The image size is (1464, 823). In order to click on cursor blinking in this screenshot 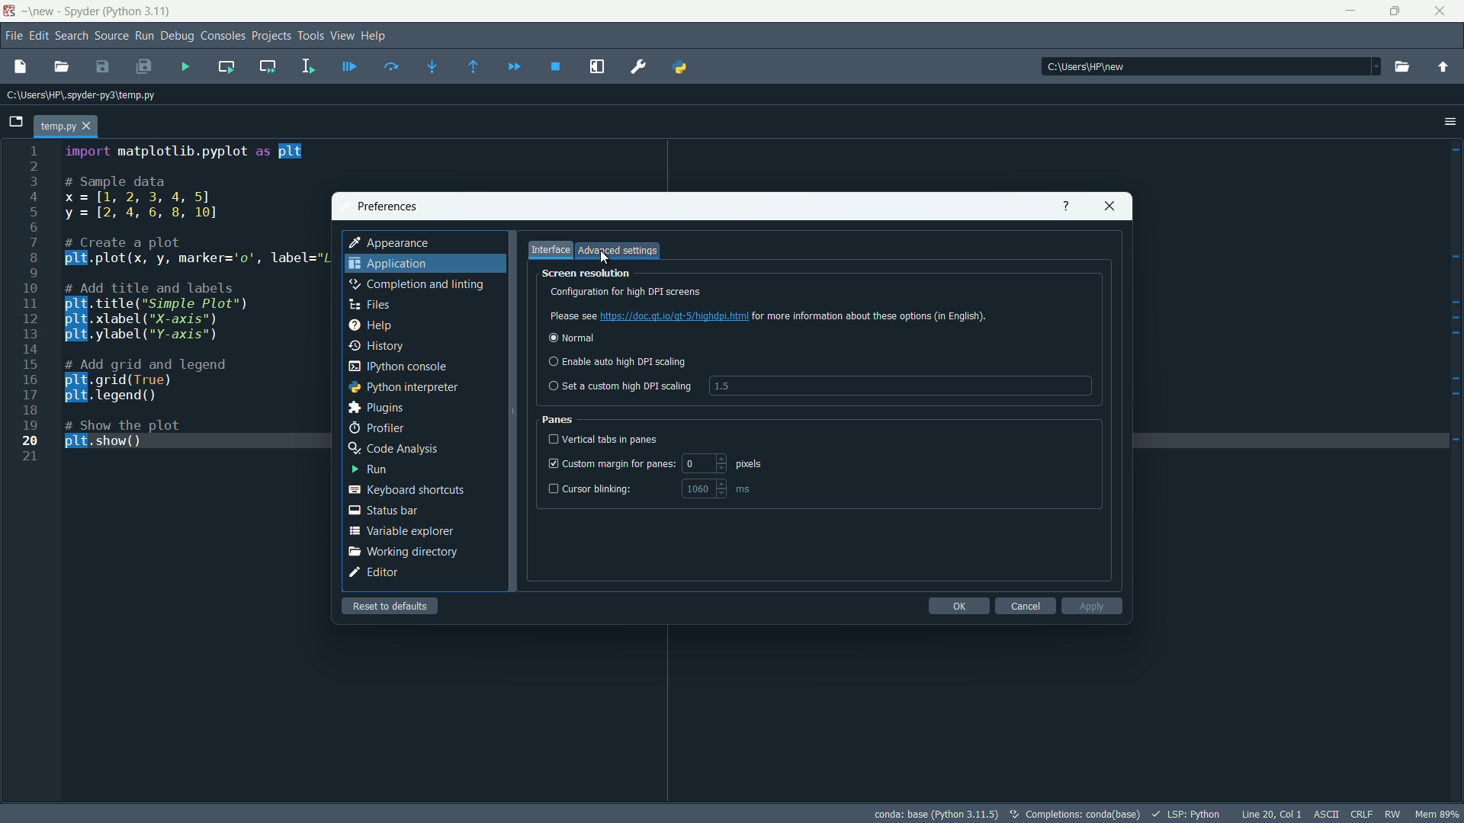, I will do `click(591, 488)`.